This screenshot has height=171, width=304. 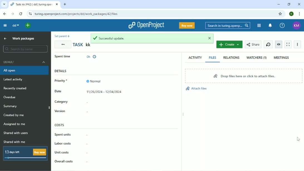 I want to click on RELATIONS, so click(x=231, y=57).